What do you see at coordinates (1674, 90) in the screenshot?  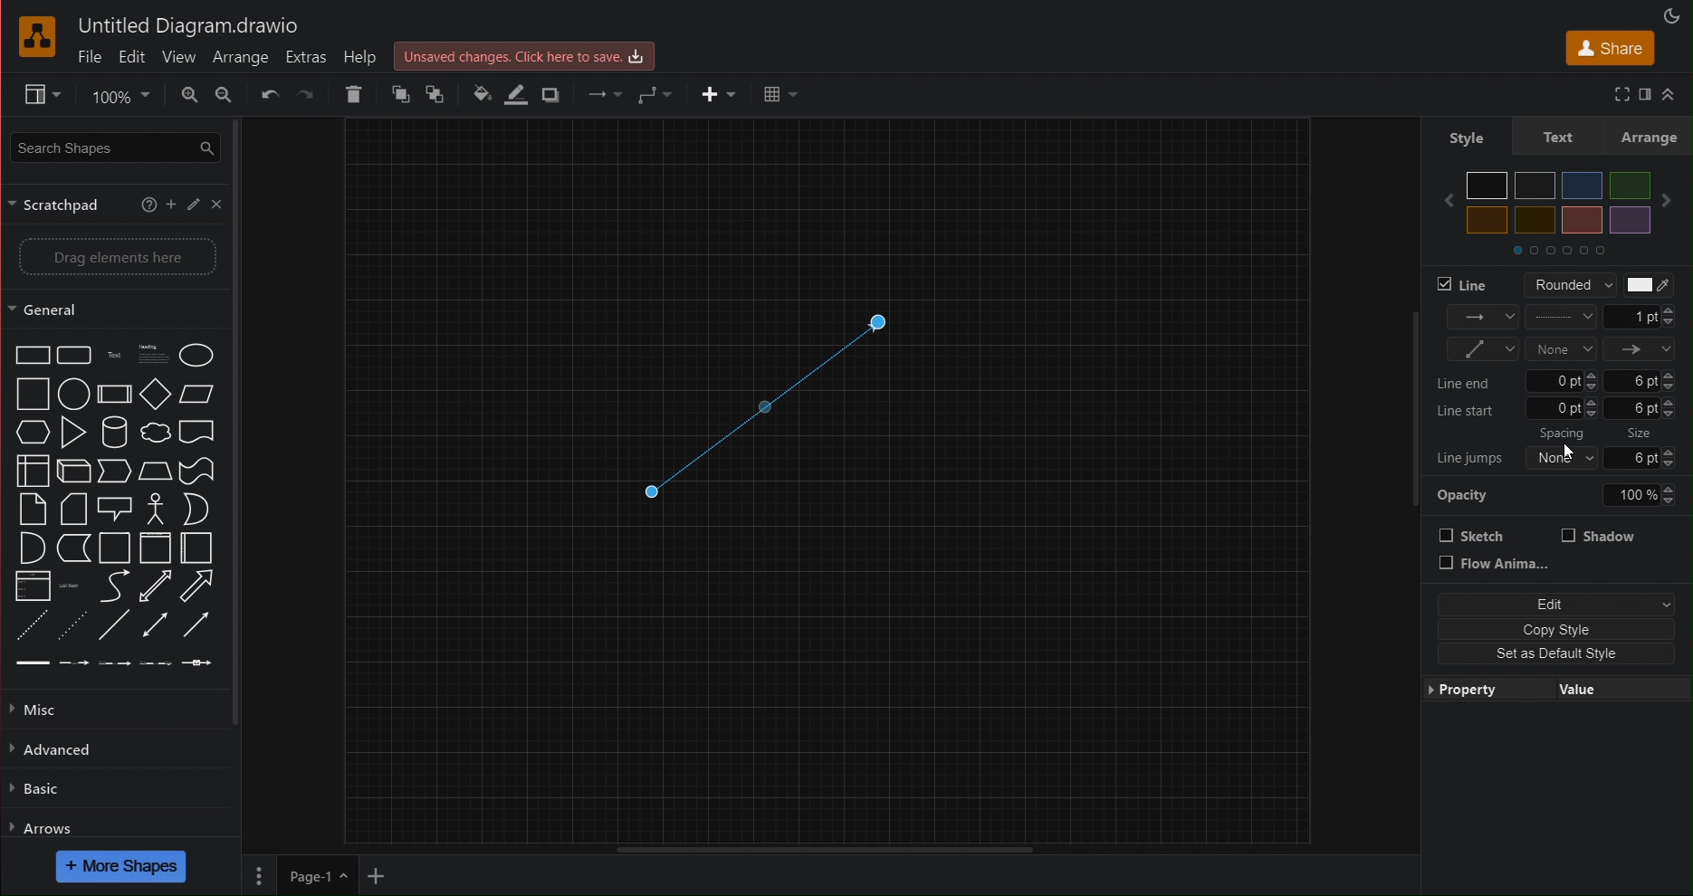 I see `arrow up` at bounding box center [1674, 90].